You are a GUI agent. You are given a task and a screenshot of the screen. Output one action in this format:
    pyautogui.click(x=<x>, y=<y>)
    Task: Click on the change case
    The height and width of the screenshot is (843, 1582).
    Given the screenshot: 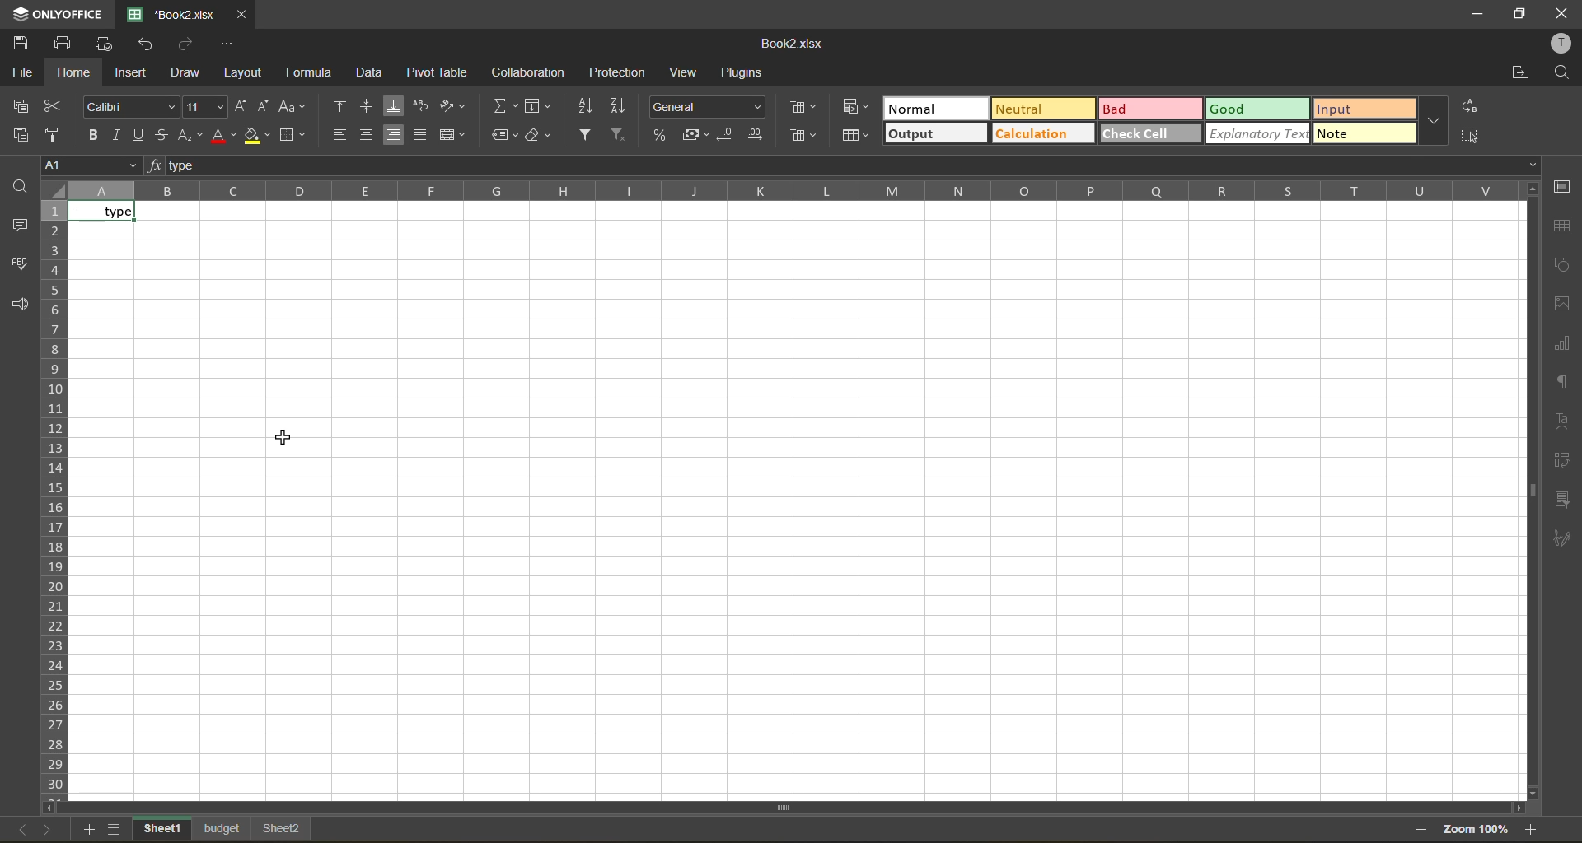 What is the action you would take?
    pyautogui.click(x=291, y=109)
    